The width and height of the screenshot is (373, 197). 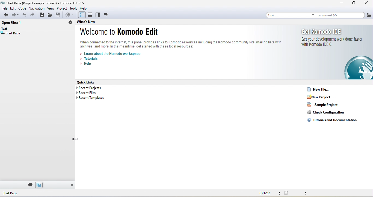 What do you see at coordinates (365, 4) in the screenshot?
I see `close` at bounding box center [365, 4].